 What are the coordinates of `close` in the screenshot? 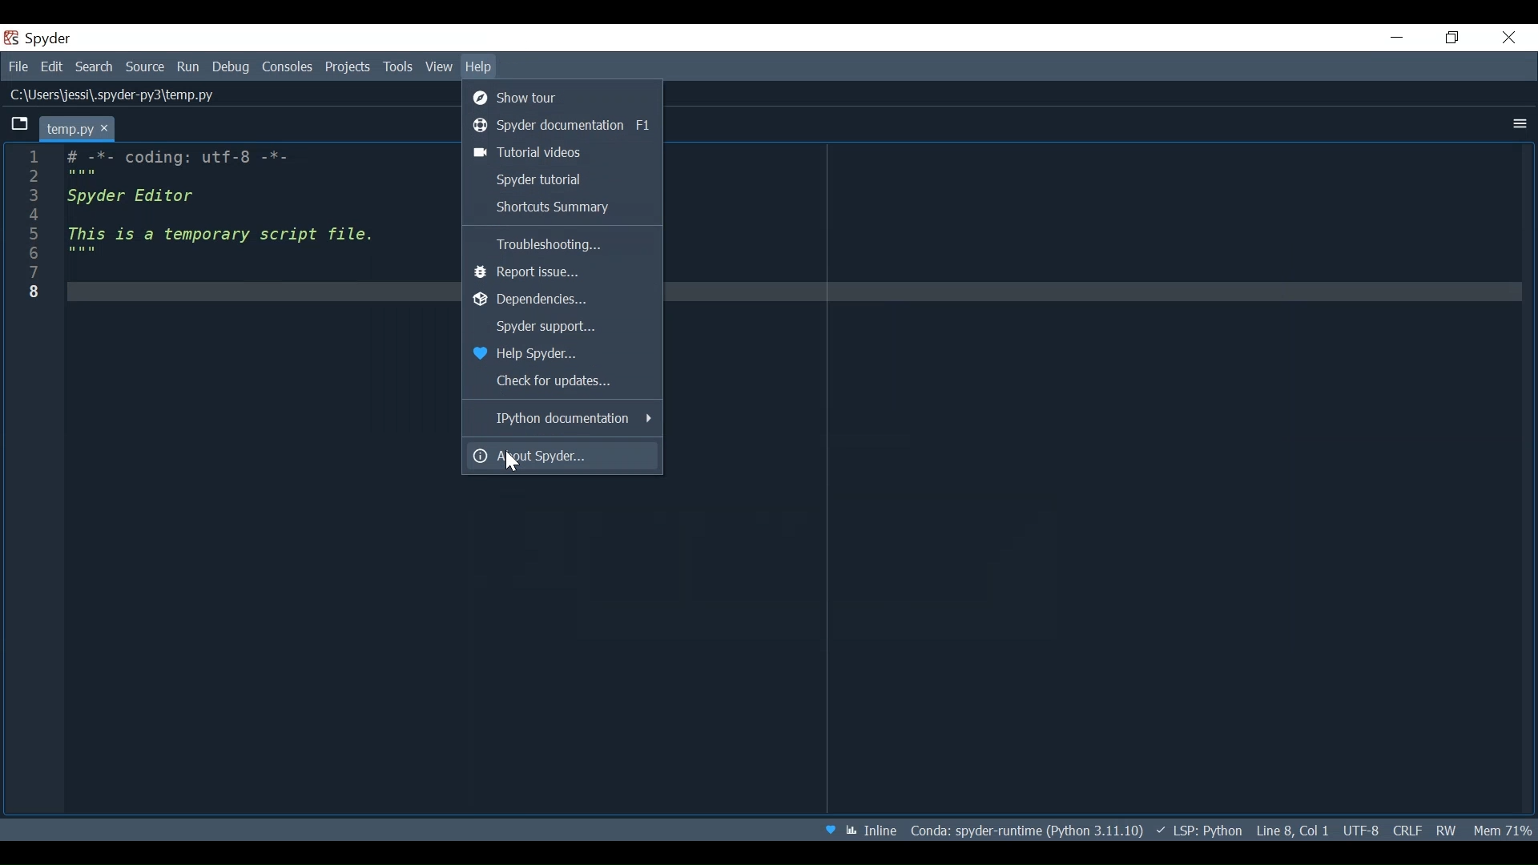 It's located at (111, 128).